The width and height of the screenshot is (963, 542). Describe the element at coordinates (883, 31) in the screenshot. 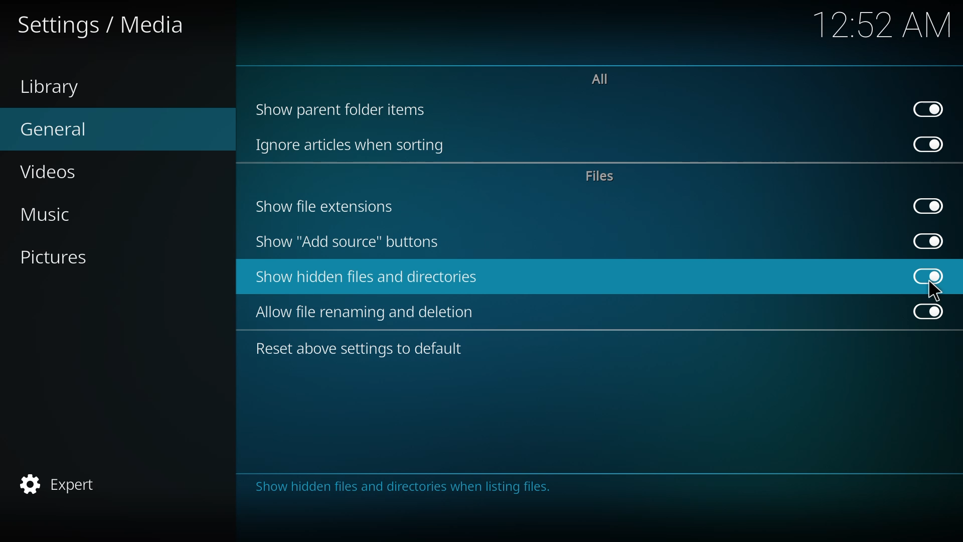

I see `12:52 AM` at that location.